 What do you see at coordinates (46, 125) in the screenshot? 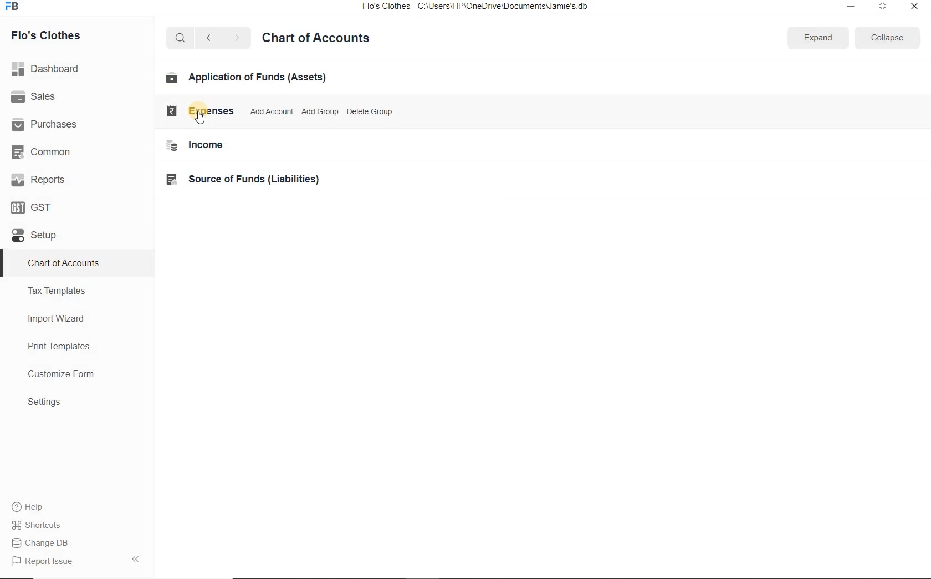
I see `Purchases` at bounding box center [46, 125].